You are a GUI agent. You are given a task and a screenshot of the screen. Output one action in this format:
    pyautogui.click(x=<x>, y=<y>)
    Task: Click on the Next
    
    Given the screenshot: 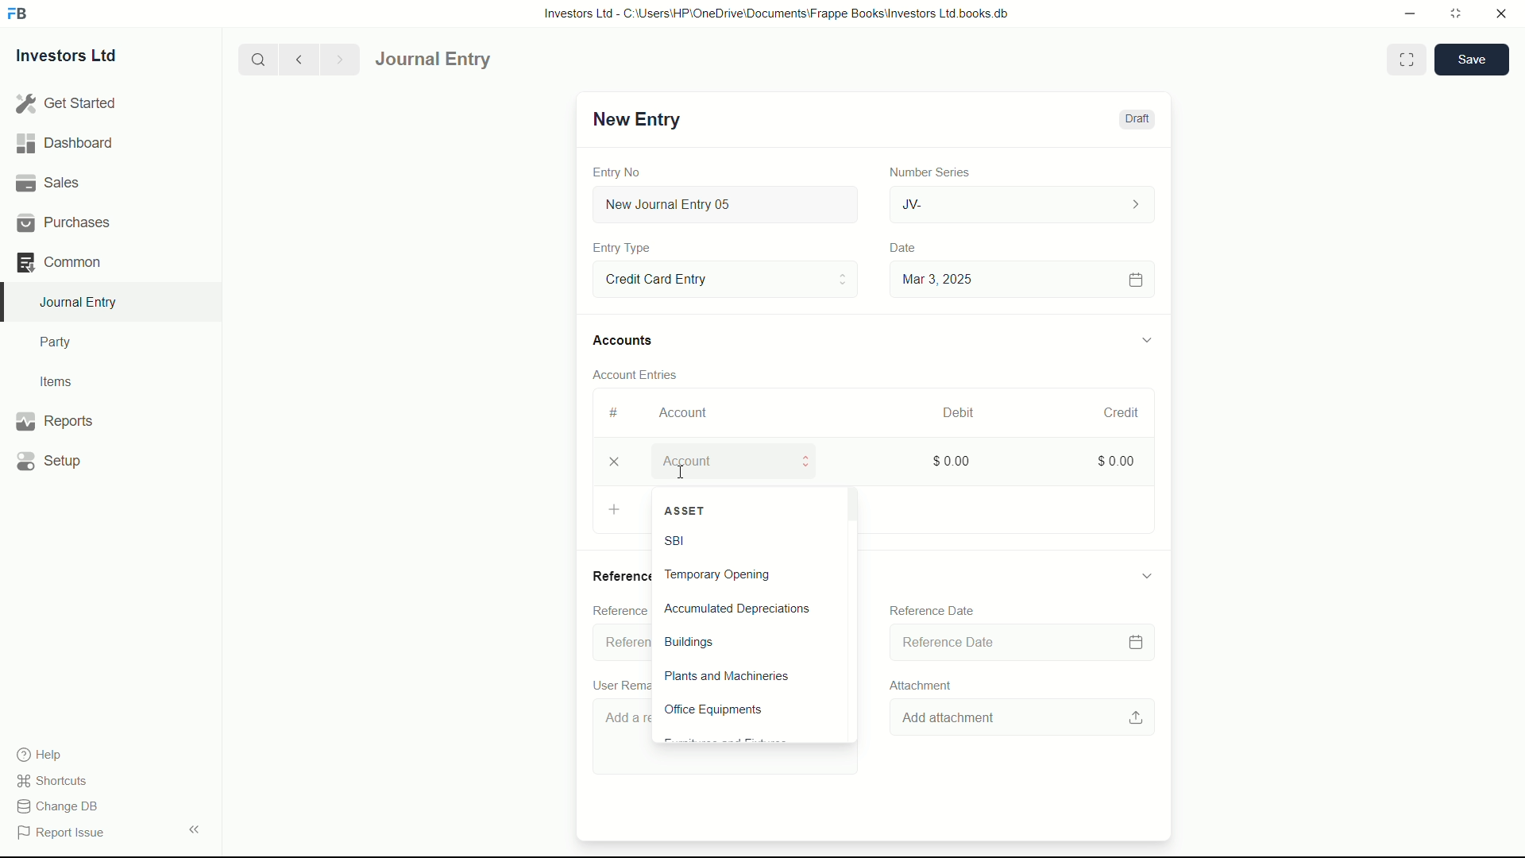 What is the action you would take?
    pyautogui.click(x=337, y=59)
    